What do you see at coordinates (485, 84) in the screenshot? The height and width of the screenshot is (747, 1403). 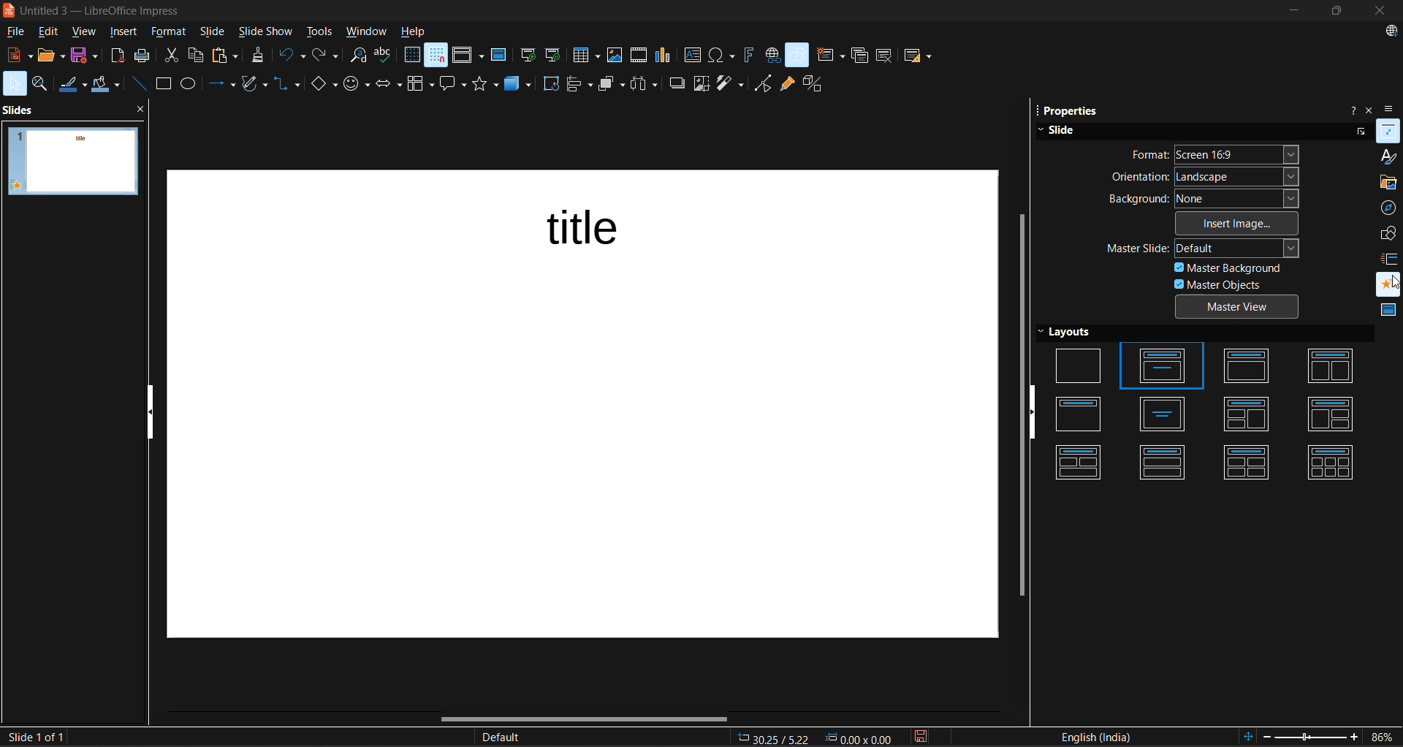 I see `stars and banners` at bounding box center [485, 84].